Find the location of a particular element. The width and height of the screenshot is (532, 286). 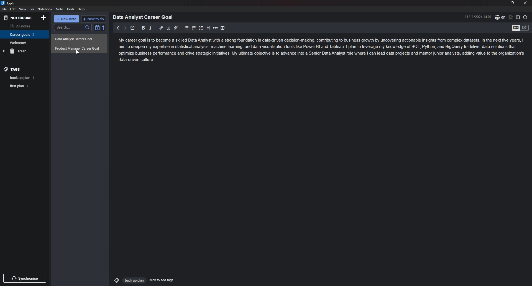

My career goal is to become a skilled Data Analyst with a strong foundation in data-driven decision-making, contributing to business growth by uncovering actionable insights from complex datasets. In the next five years, |
aim to deepen my expertise in statistical analysis, machine leaming, and data visualization tools like Power BI and Tableau. | plan to leverage my knowledge of SQL, Python, and BigQuery to deliver data solutions that
optimize business performance and drive strategic initiatives. My ultimate objective is to advance into a Senior Data Analyst role where | can lead data projects and mentor junior analysts, adding value to the organization's
data-driven culture. is located at coordinates (322, 51).